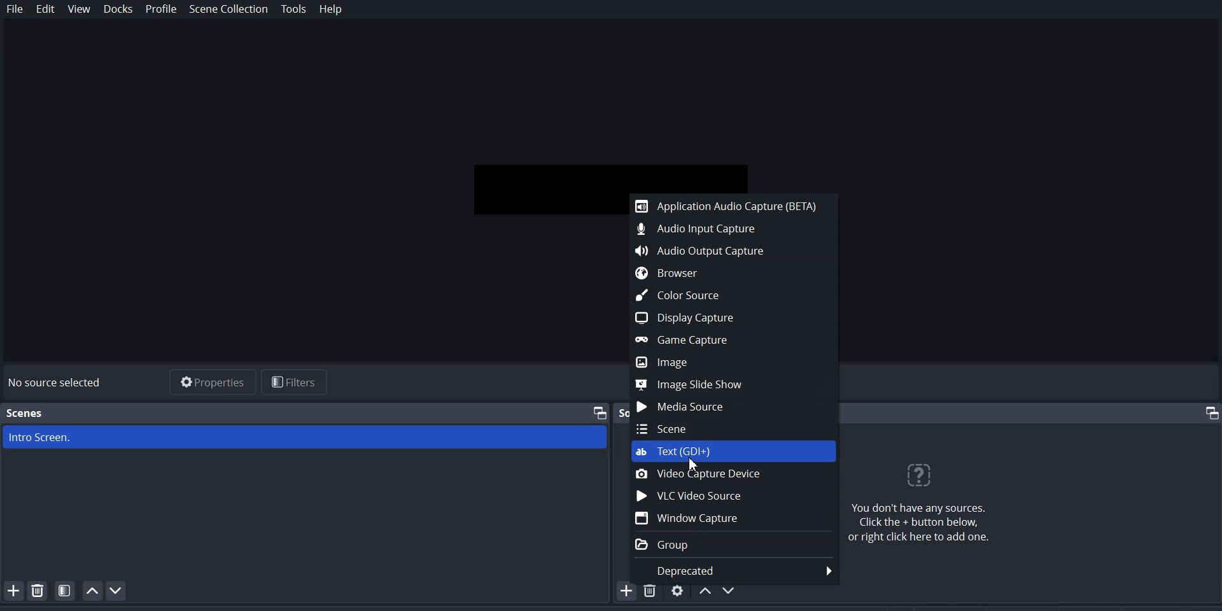  I want to click on Image, so click(729, 363).